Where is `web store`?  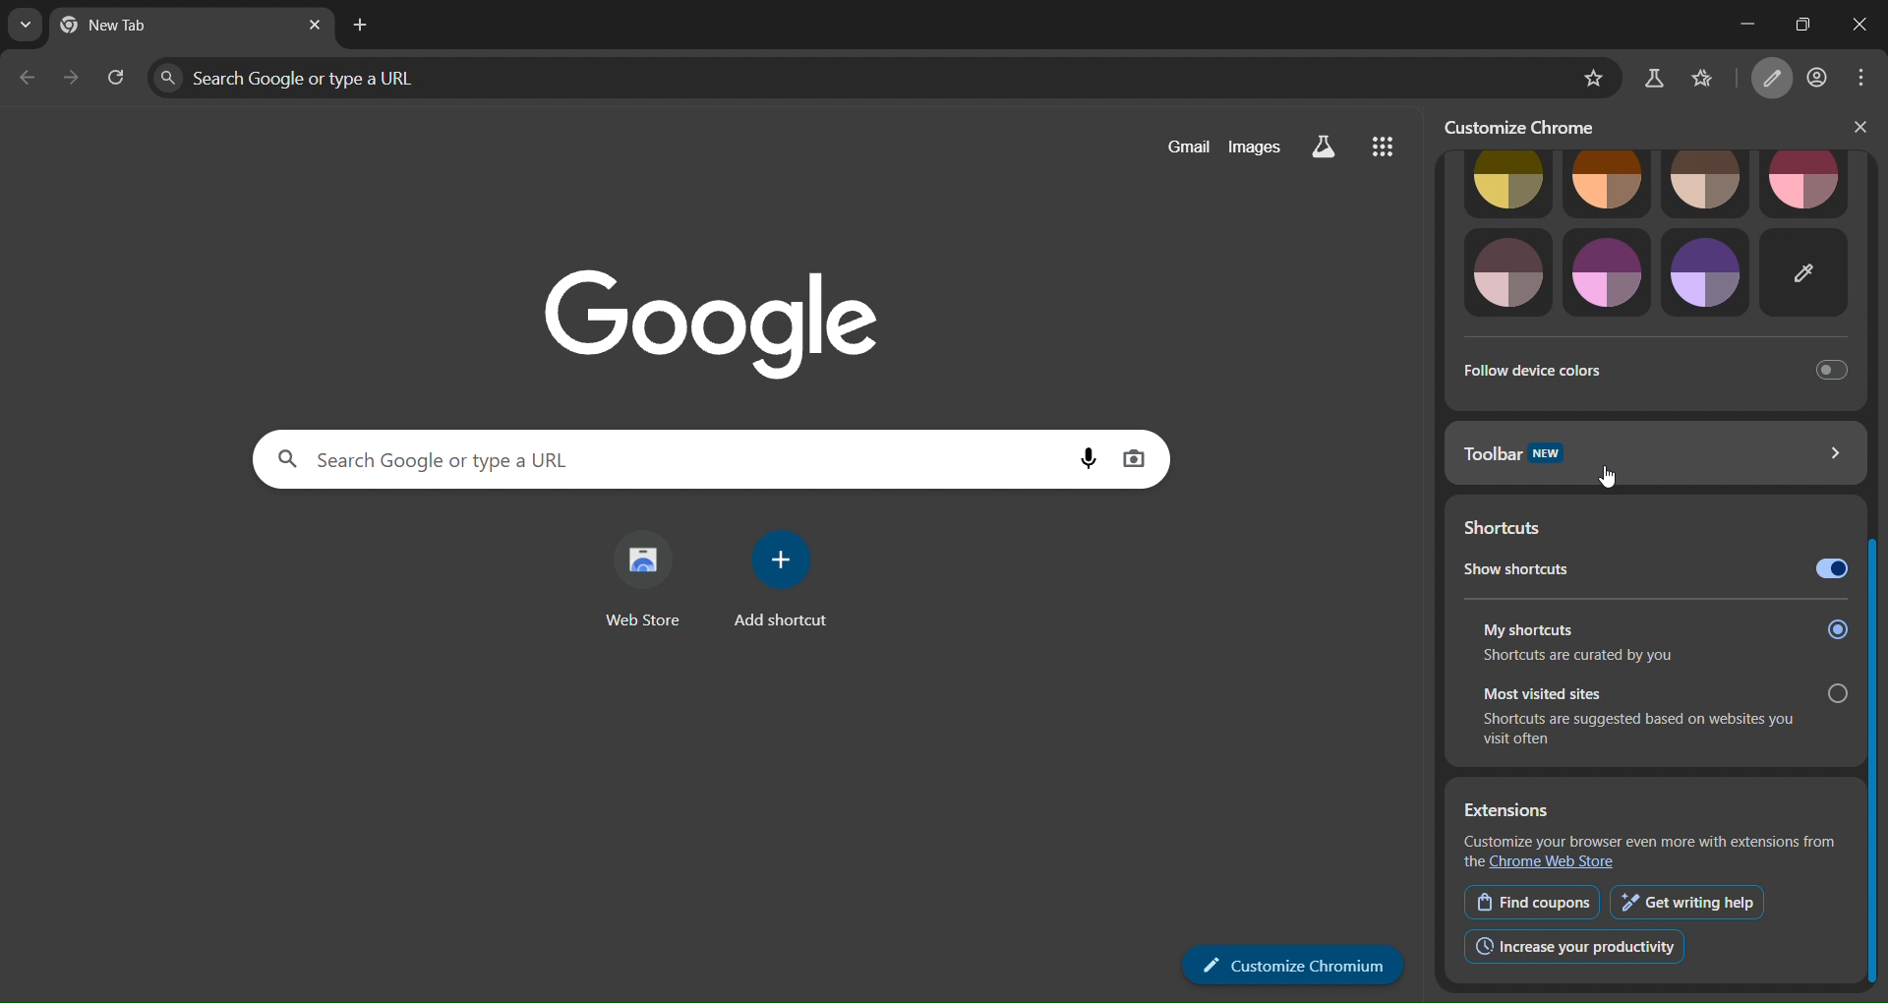 web store is located at coordinates (638, 582).